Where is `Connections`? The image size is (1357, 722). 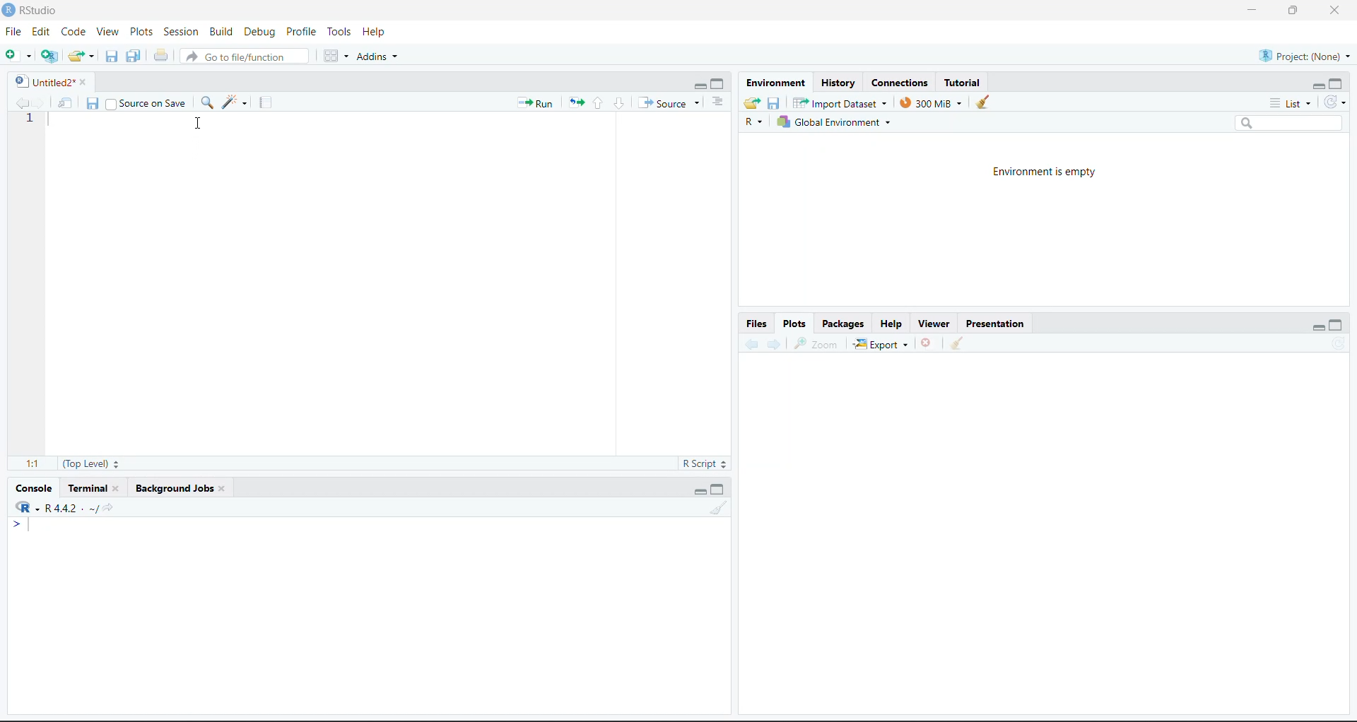
Connections is located at coordinates (898, 83).